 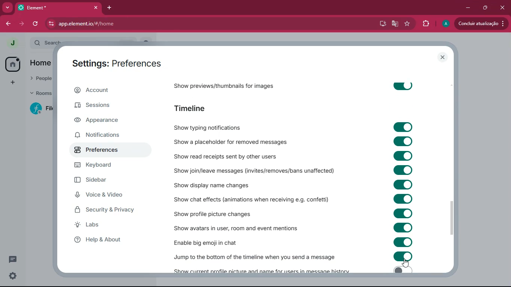 What do you see at coordinates (106, 107) in the screenshot?
I see `sessions` at bounding box center [106, 107].